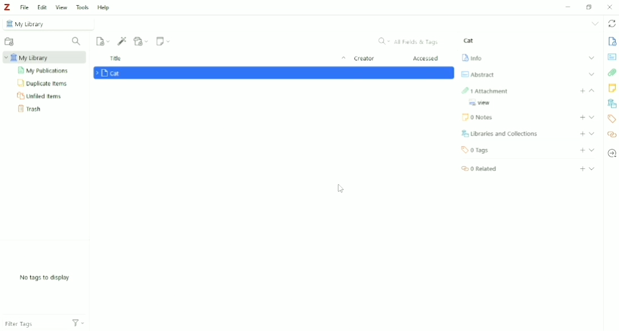 The image size is (619, 331). I want to click on Libraries and Collections, so click(498, 133).